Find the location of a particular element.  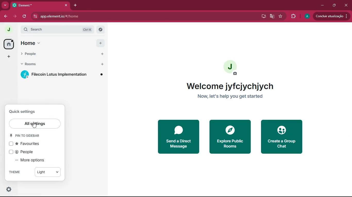

extensions is located at coordinates (294, 16).